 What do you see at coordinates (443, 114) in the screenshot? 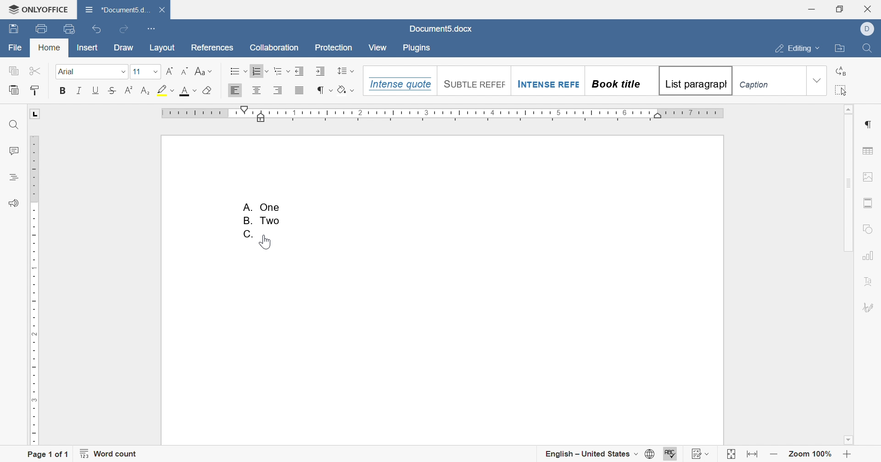
I see `ruler` at bounding box center [443, 114].